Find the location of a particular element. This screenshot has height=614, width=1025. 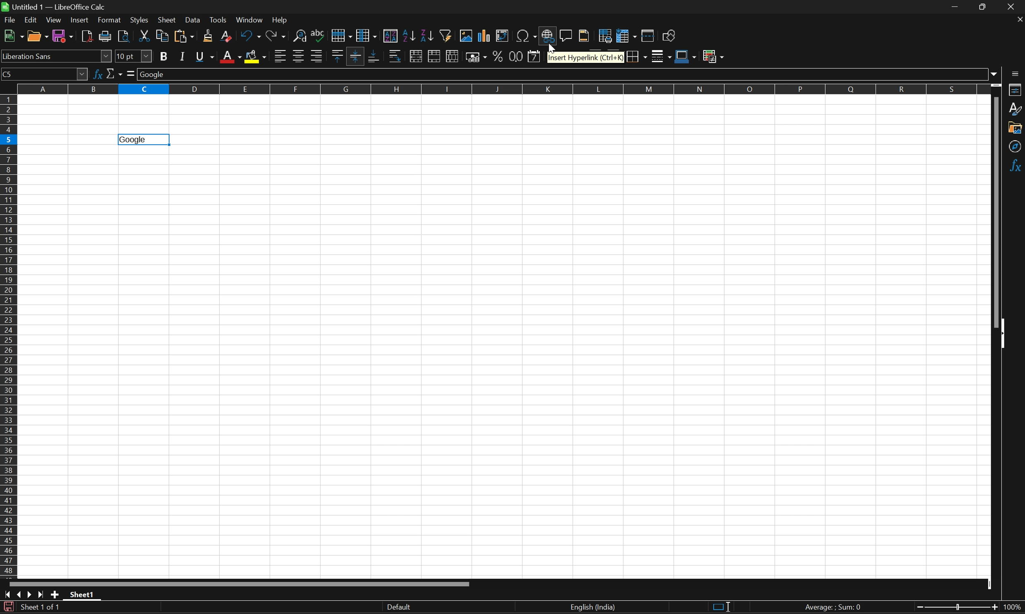

Insert Hyperlink (Ctrl+K) is located at coordinates (587, 58).